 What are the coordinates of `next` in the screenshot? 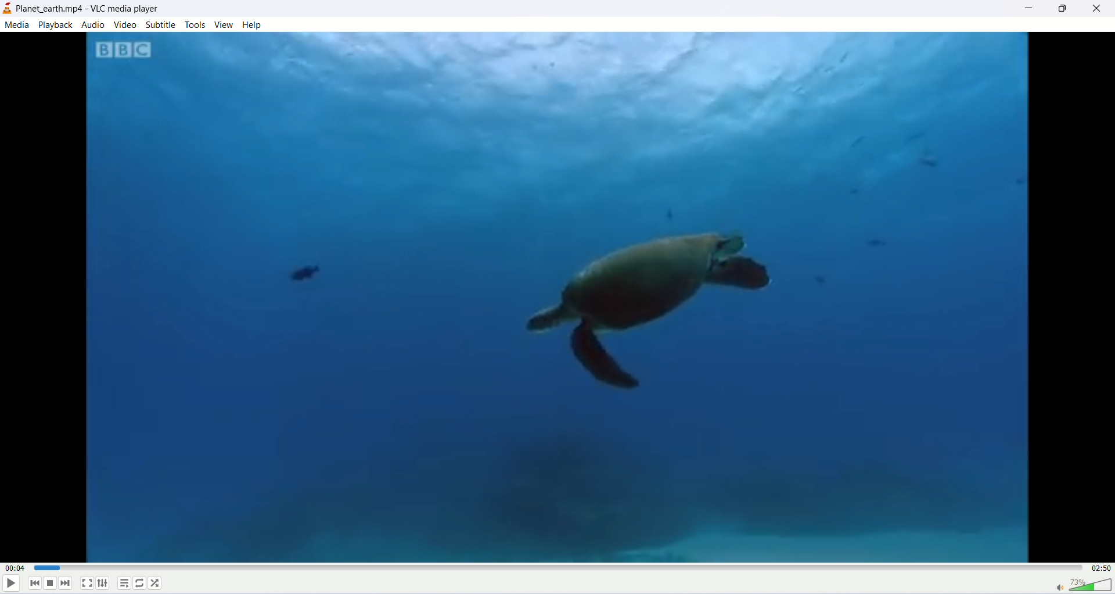 It's located at (67, 584).